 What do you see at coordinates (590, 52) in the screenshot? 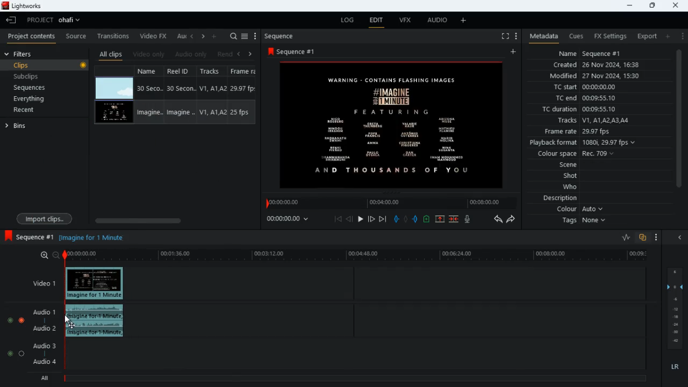
I see `name` at bounding box center [590, 52].